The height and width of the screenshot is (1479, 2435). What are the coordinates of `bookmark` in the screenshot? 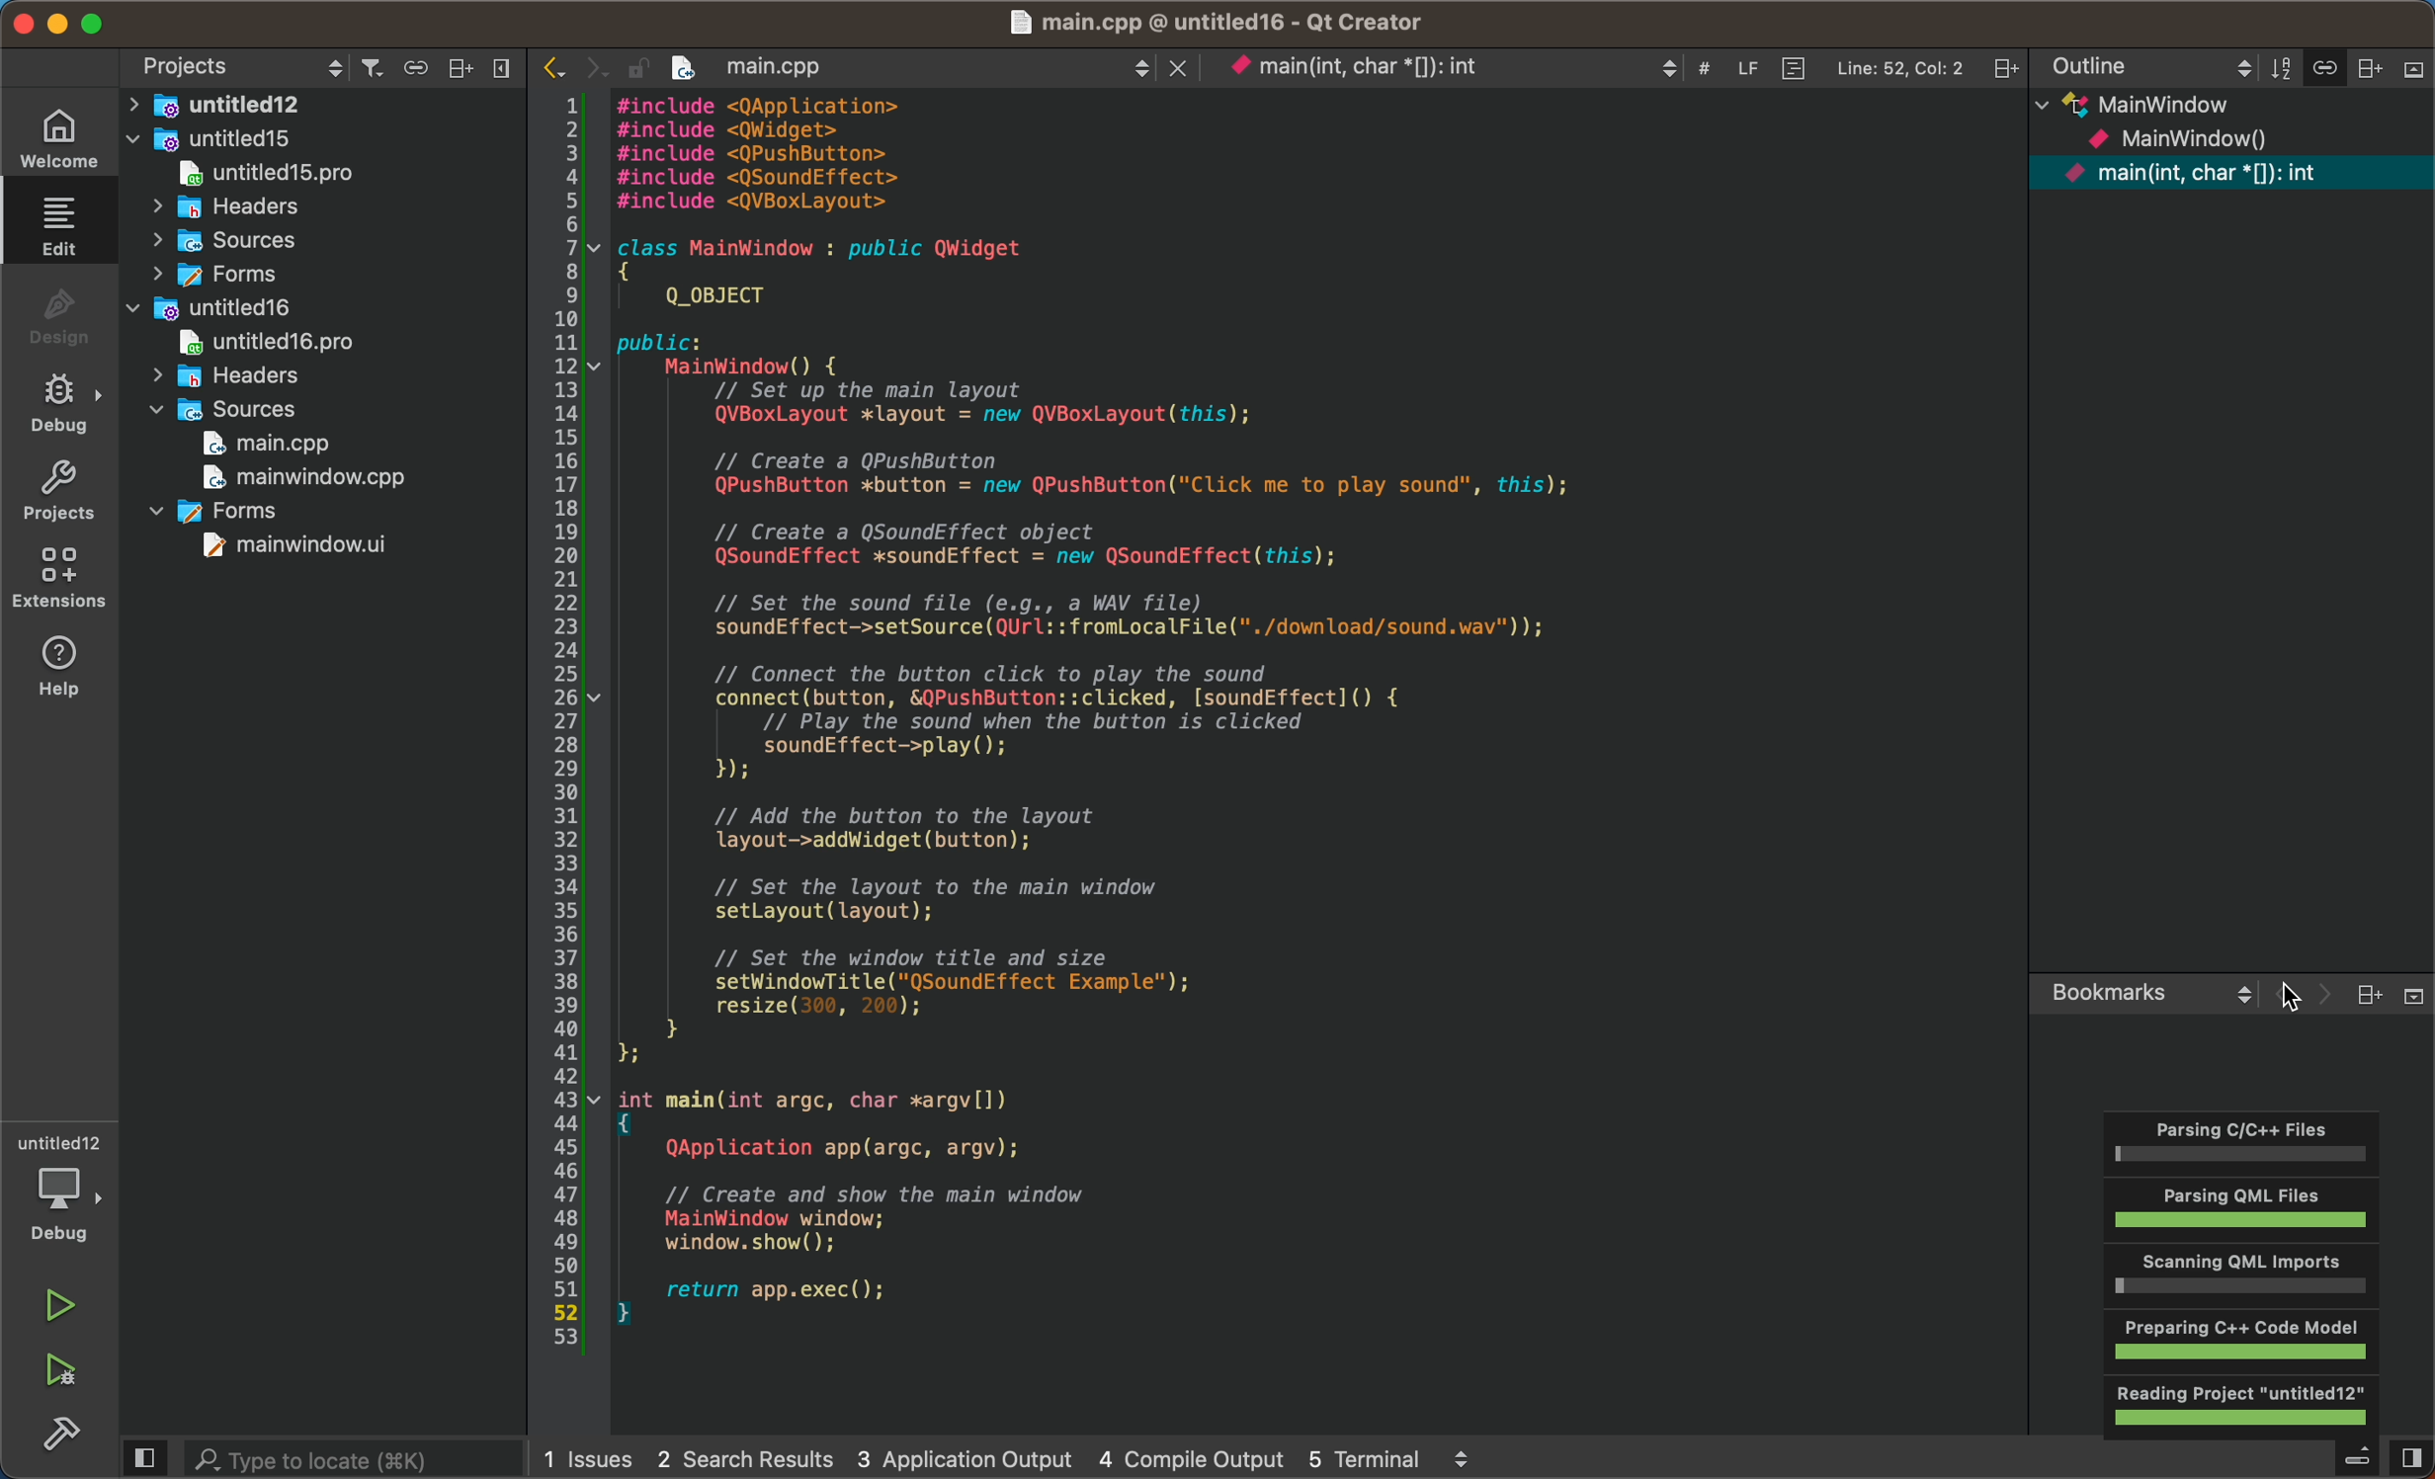 It's located at (2230, 1017).